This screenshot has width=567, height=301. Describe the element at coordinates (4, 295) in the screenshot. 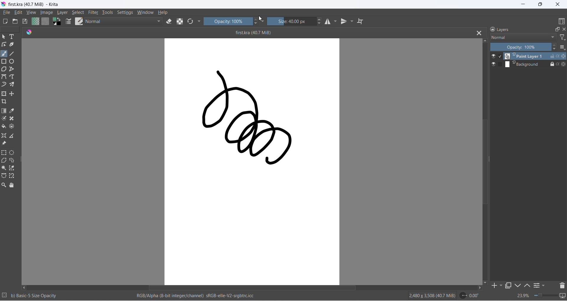

I see `selection` at that location.